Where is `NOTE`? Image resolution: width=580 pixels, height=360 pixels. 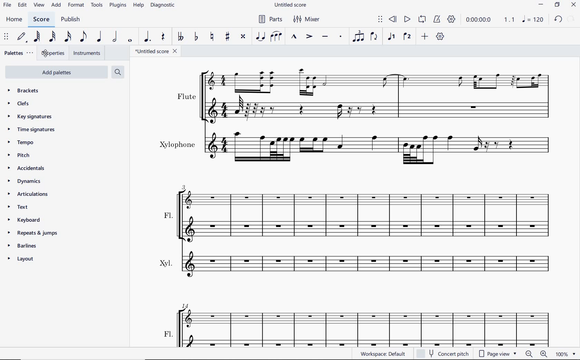 NOTE is located at coordinates (534, 19).